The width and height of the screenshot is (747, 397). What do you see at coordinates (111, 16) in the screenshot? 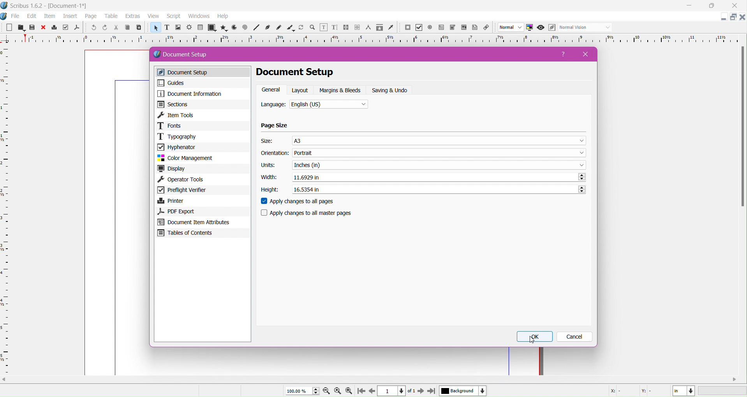
I see `table menu` at bounding box center [111, 16].